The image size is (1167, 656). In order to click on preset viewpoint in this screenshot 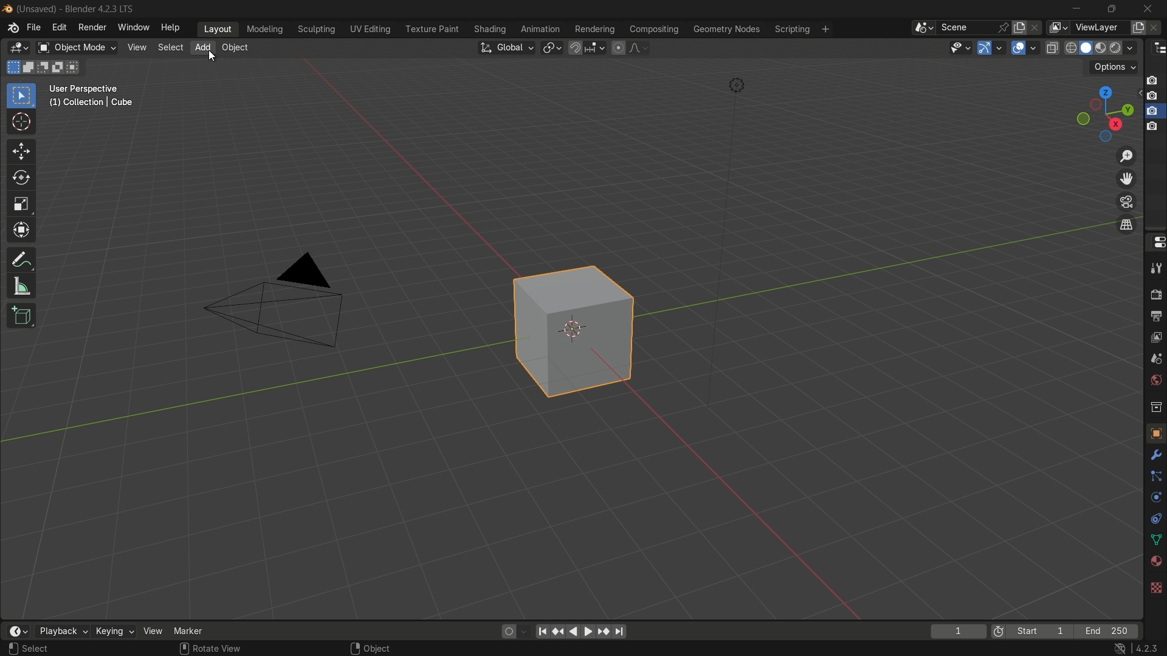, I will do `click(1104, 114)`.